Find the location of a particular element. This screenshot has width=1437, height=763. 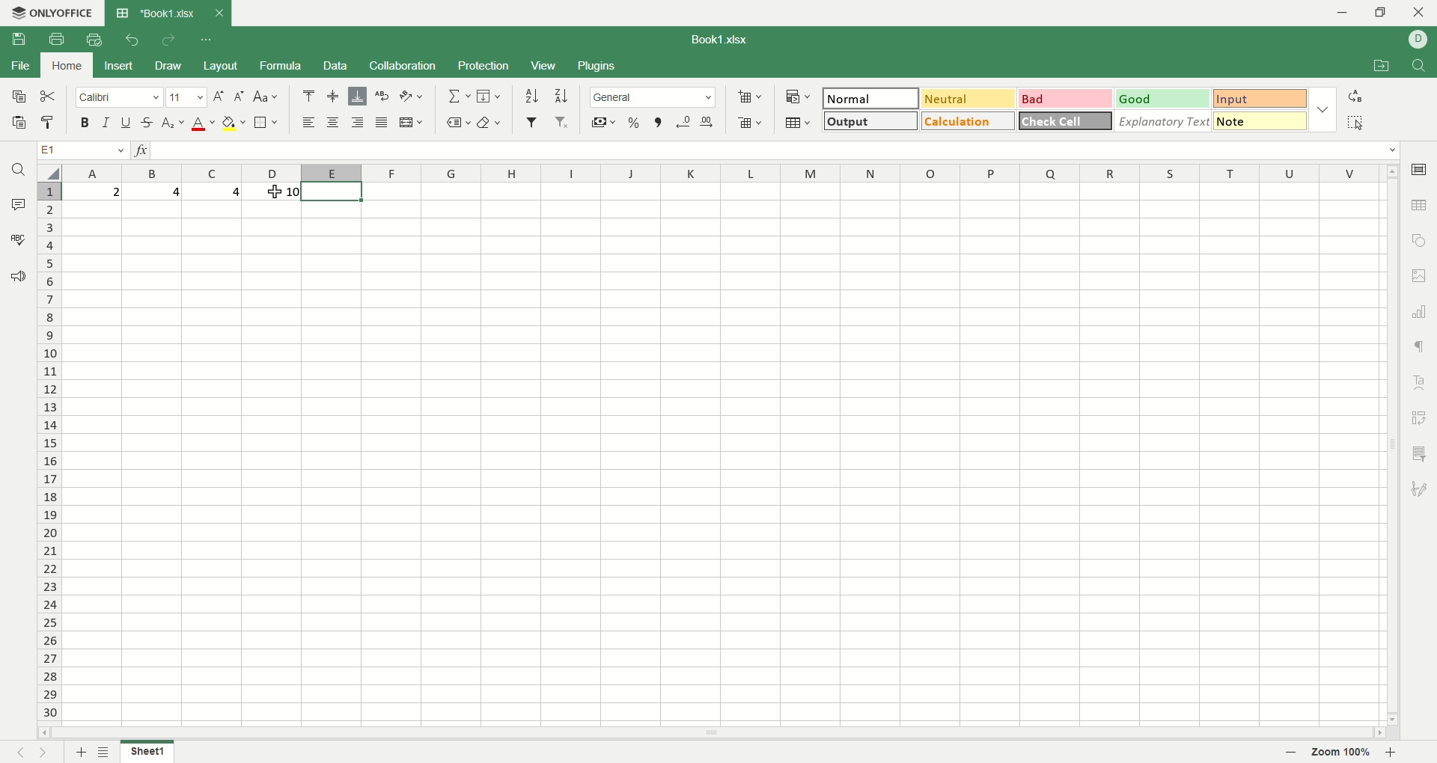

TITLE is located at coordinates (721, 37).